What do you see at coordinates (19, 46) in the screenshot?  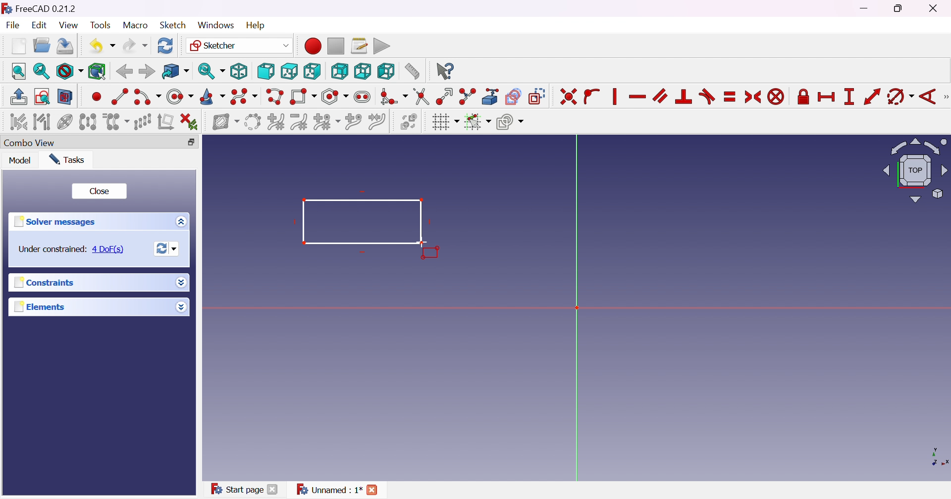 I see `New` at bounding box center [19, 46].